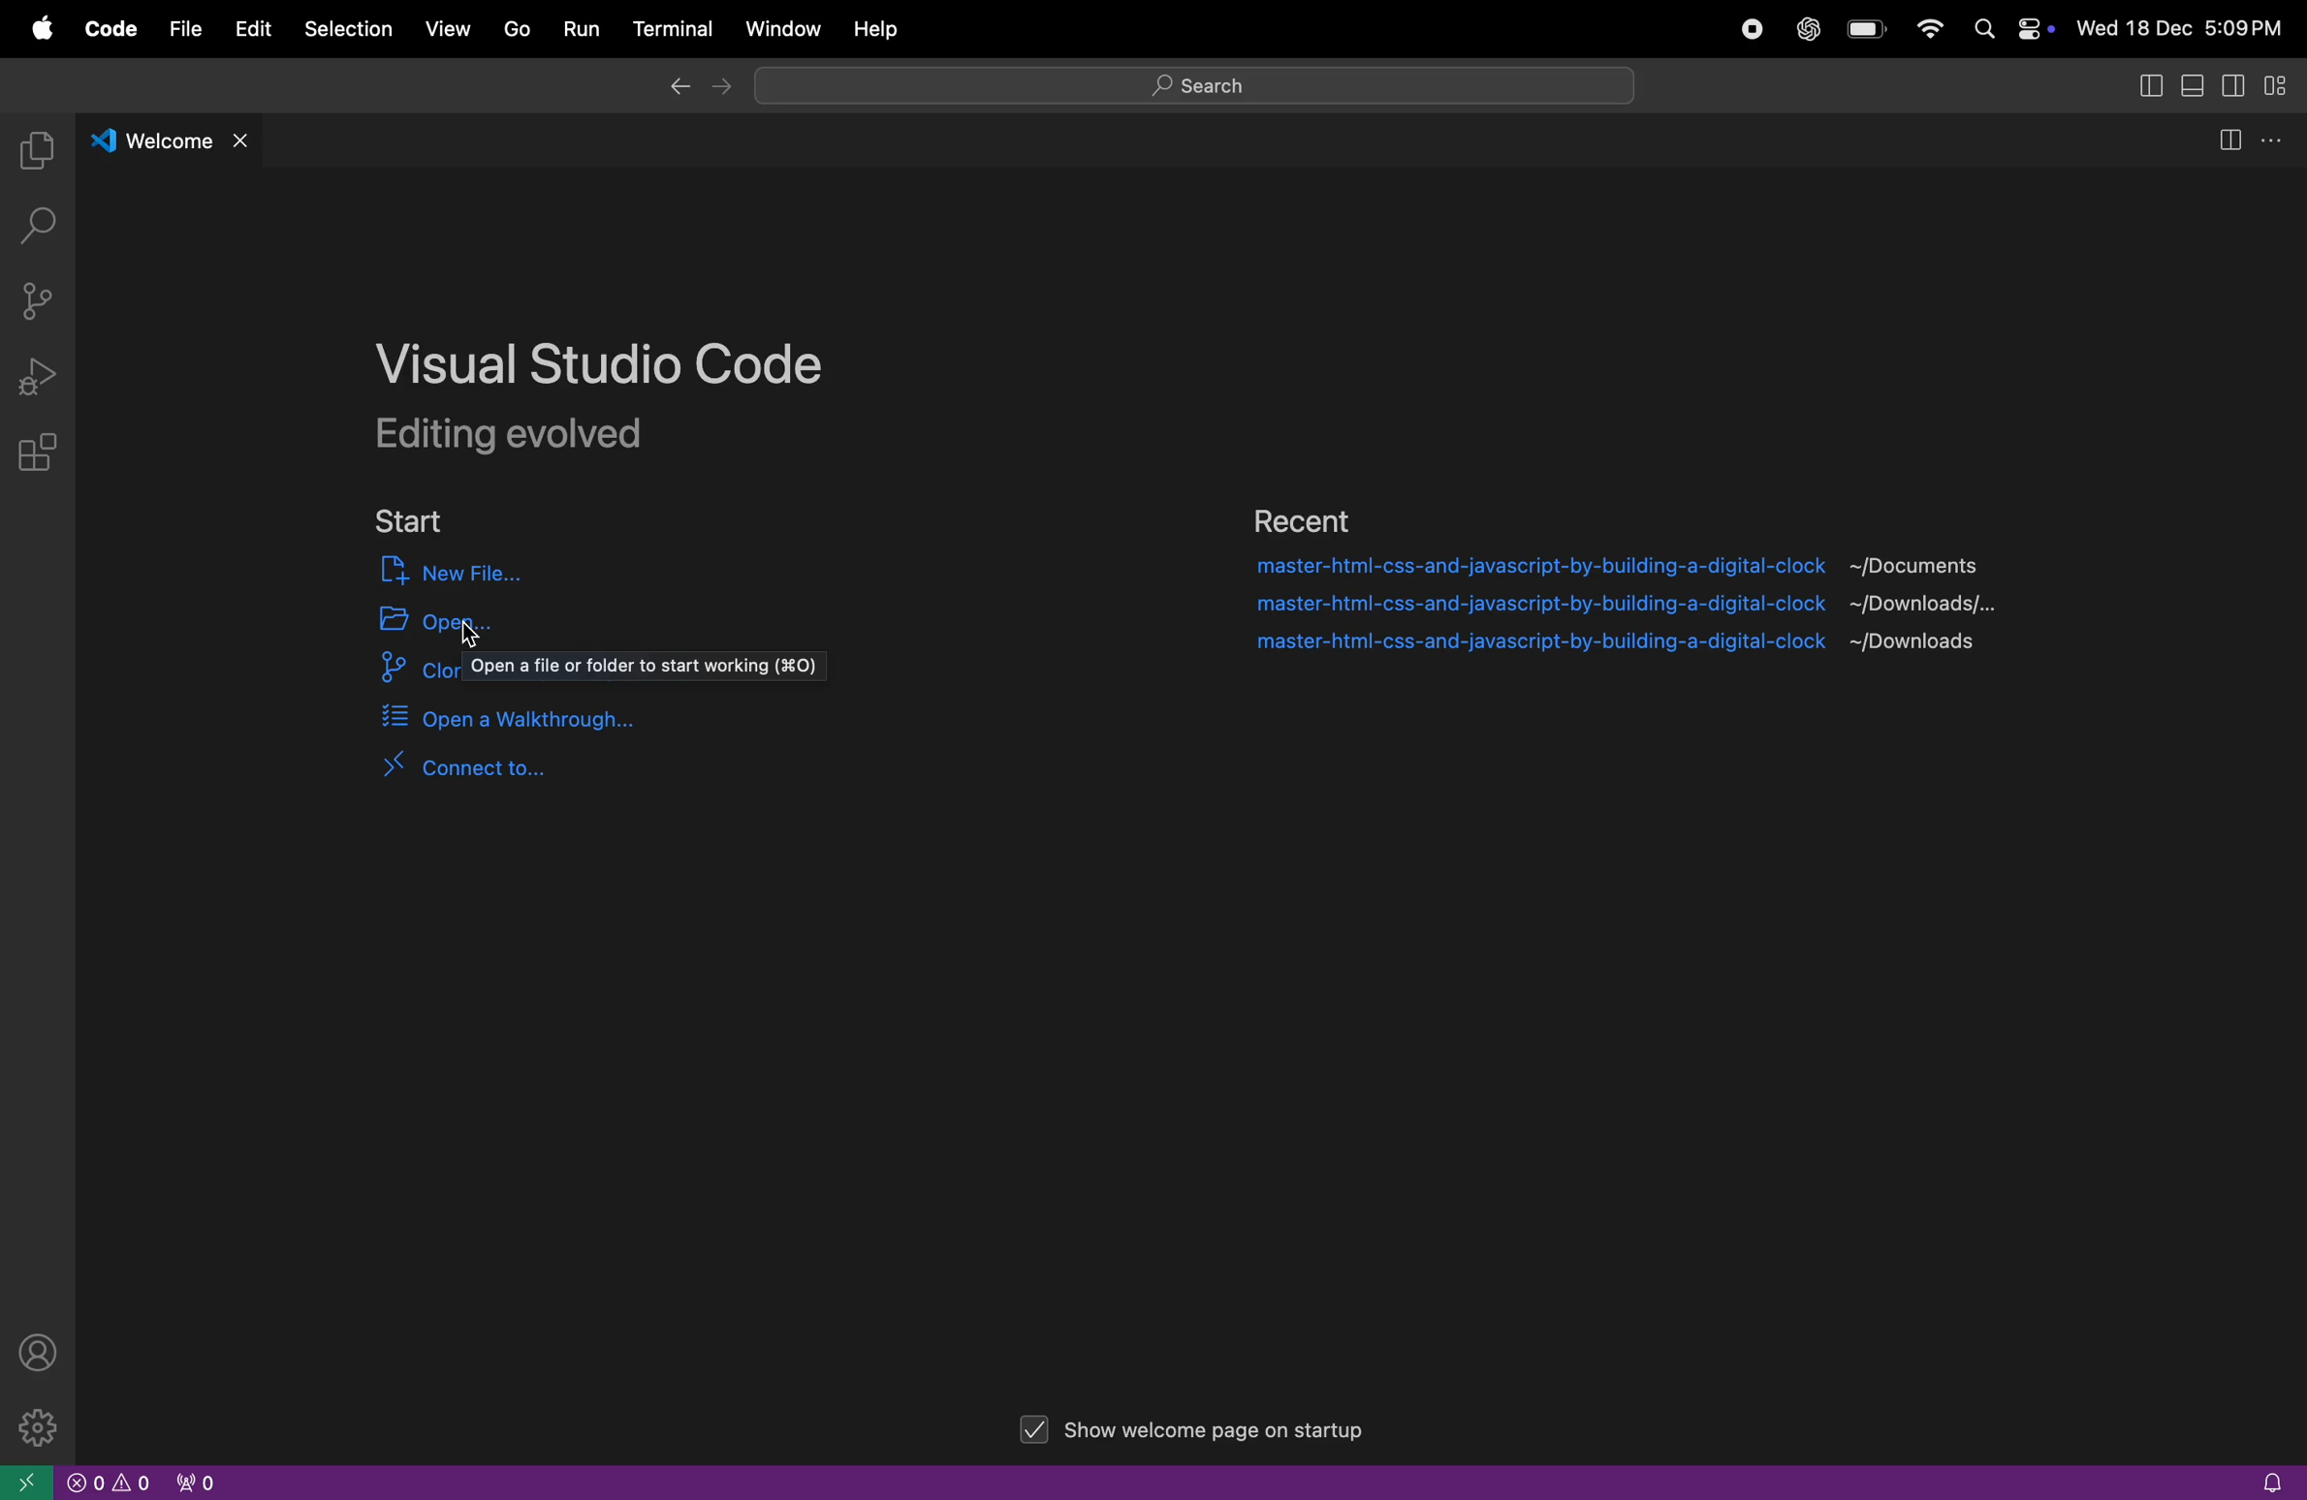  What do you see at coordinates (46, 1351) in the screenshot?
I see `profile` at bounding box center [46, 1351].